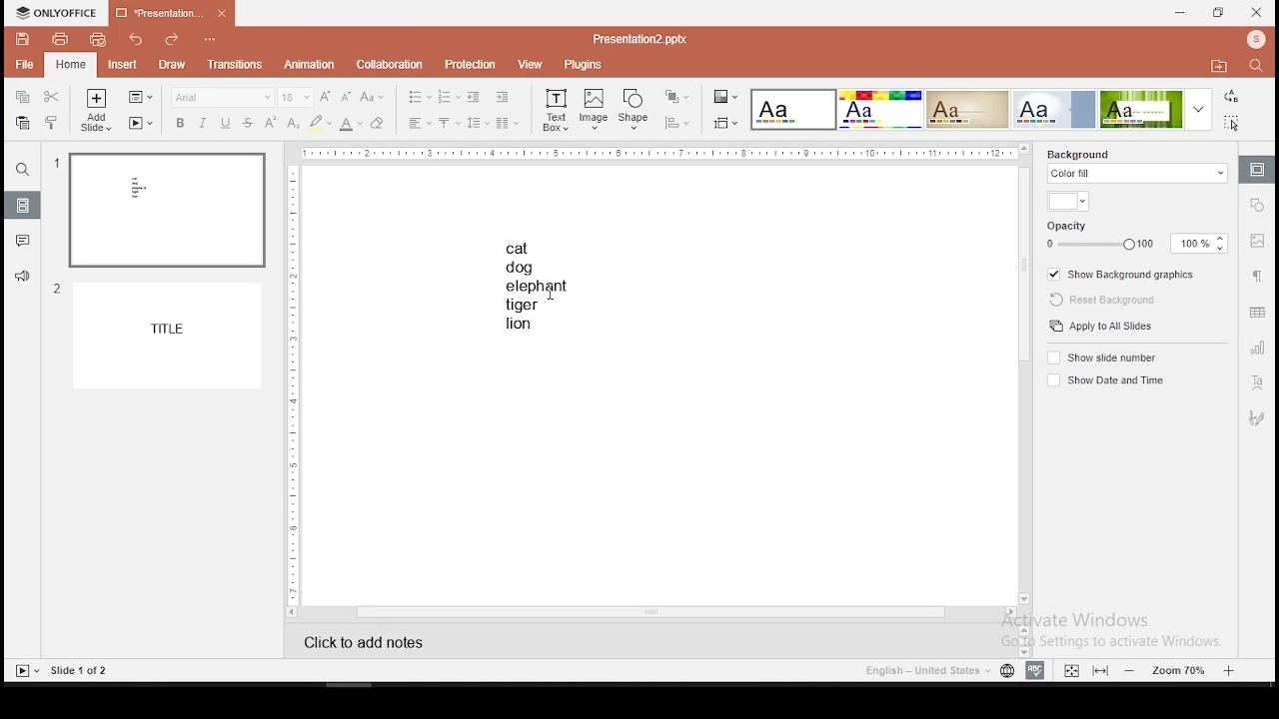 Image resolution: width=1279 pixels, height=719 pixels. What do you see at coordinates (1099, 326) in the screenshot?
I see `apply to all slides` at bounding box center [1099, 326].